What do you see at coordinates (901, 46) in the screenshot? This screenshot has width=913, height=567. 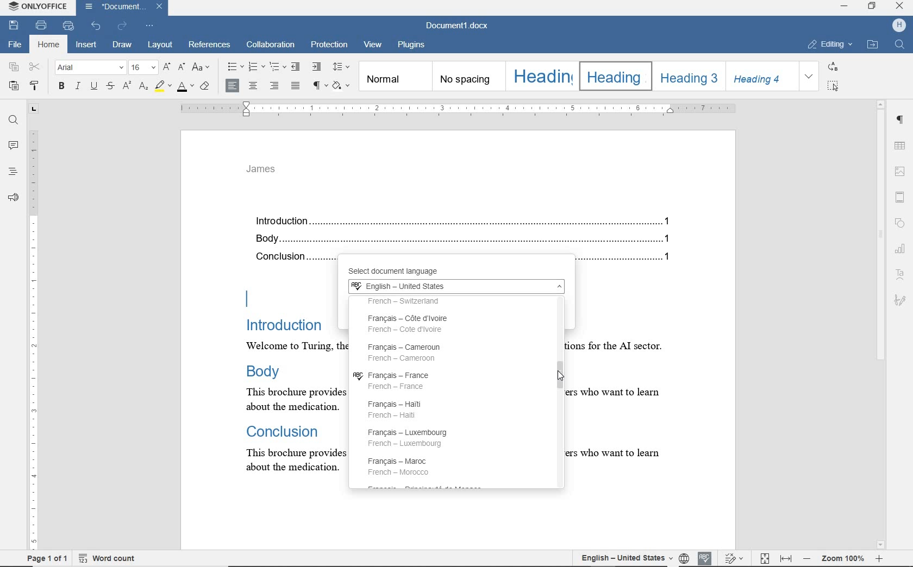 I see `FIND` at bounding box center [901, 46].